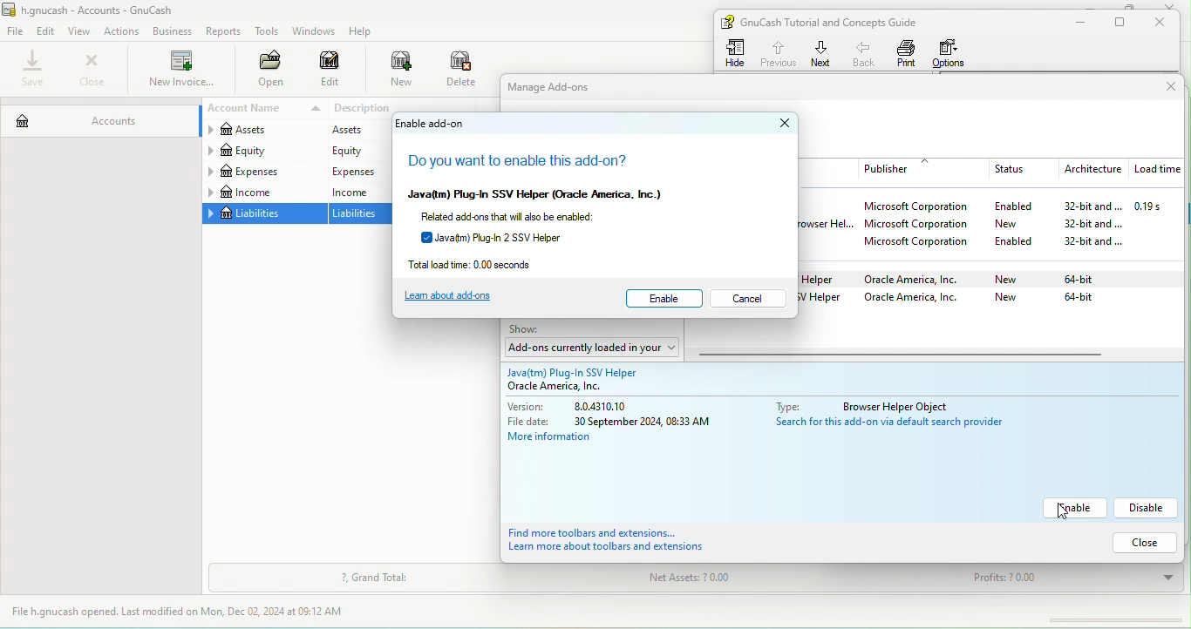 The height and width of the screenshot is (629, 1191). What do you see at coordinates (360, 131) in the screenshot?
I see `assets` at bounding box center [360, 131].